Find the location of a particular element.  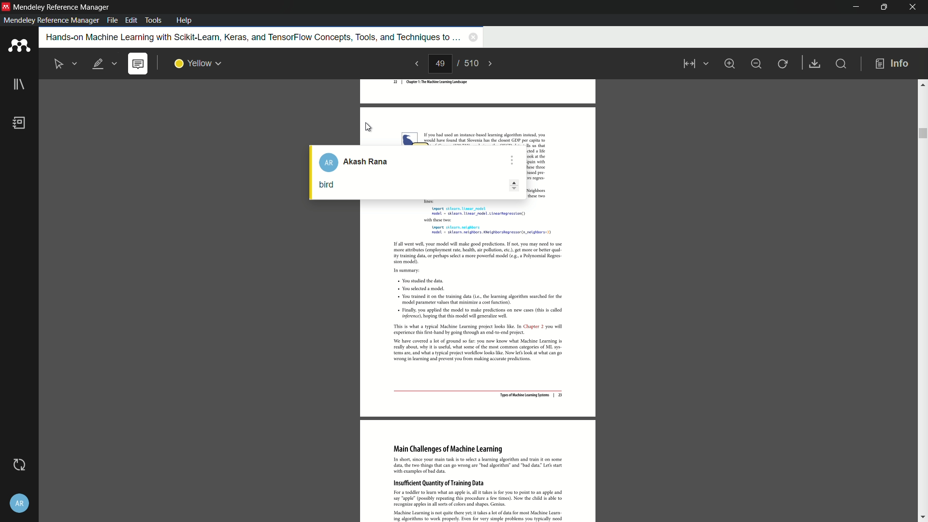

close app is located at coordinates (913, 7).